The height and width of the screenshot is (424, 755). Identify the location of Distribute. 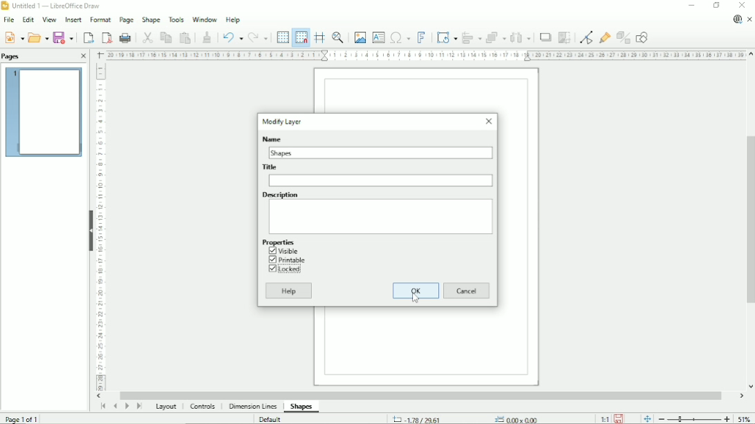
(521, 37).